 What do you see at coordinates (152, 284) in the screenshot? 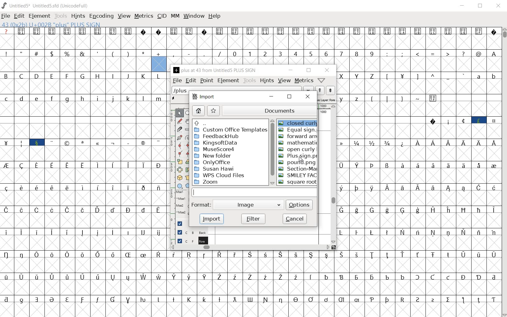
I see `accented letters` at bounding box center [152, 284].